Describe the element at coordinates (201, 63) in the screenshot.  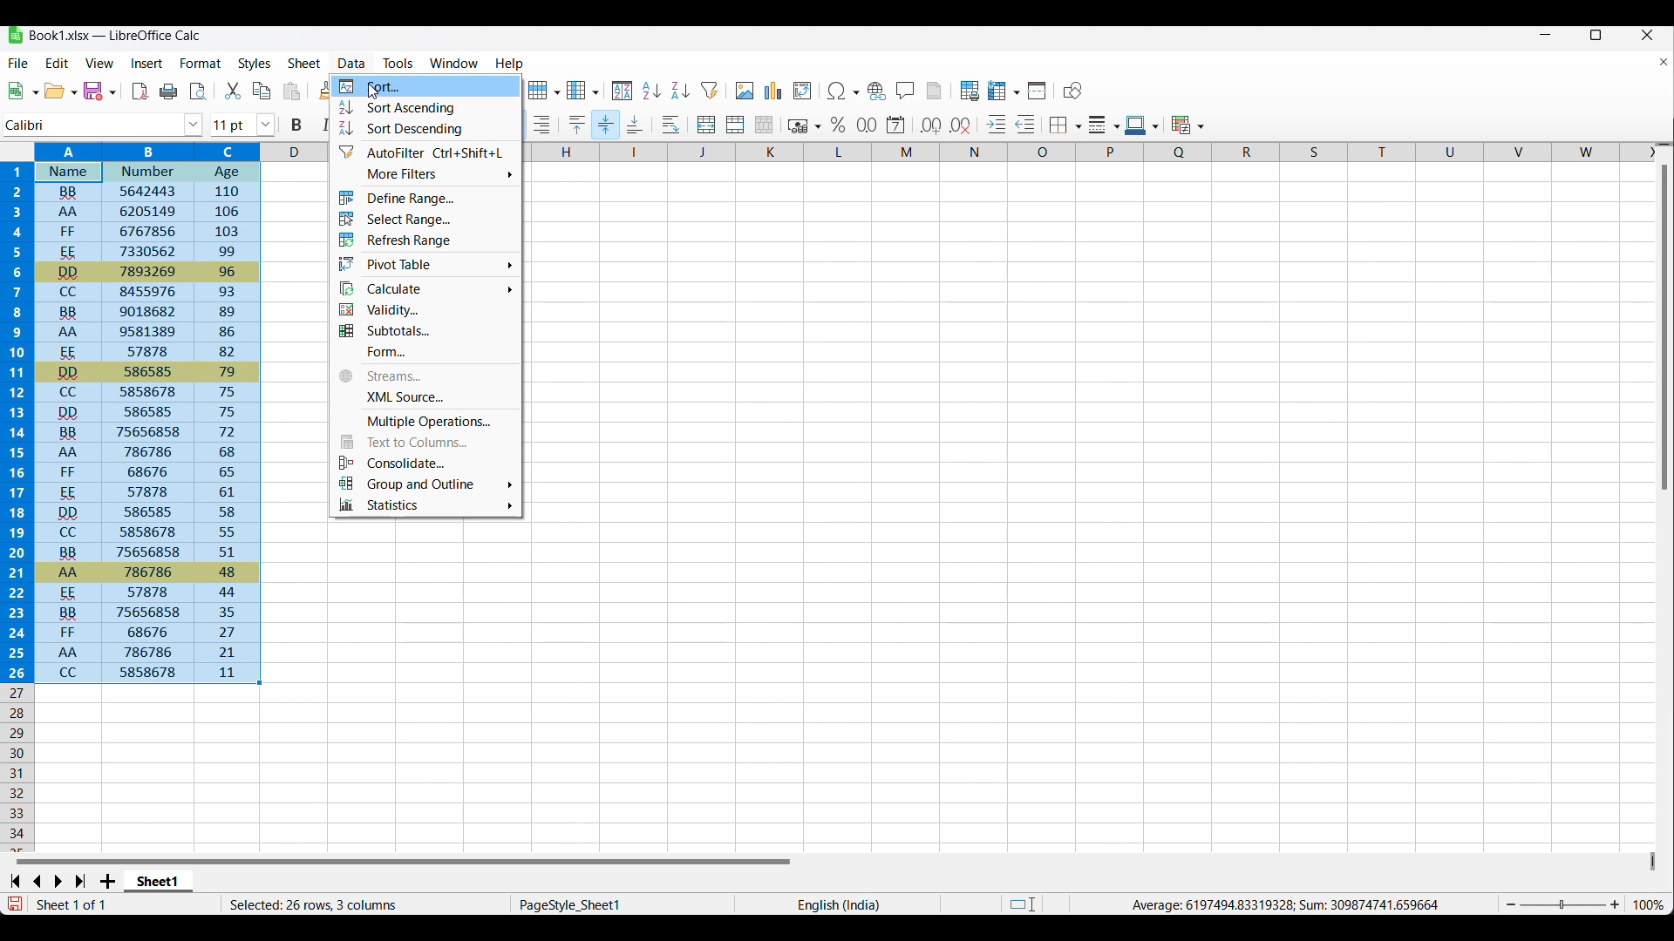
I see `Format menu` at that location.